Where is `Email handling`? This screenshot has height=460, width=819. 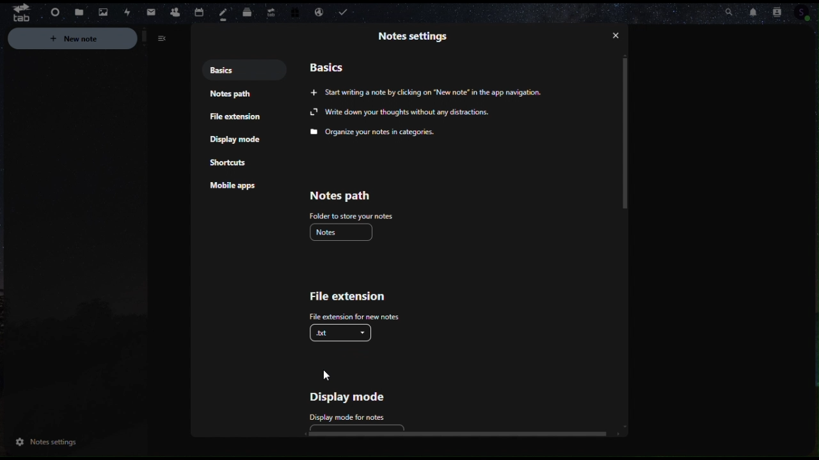 Email handling is located at coordinates (319, 13).